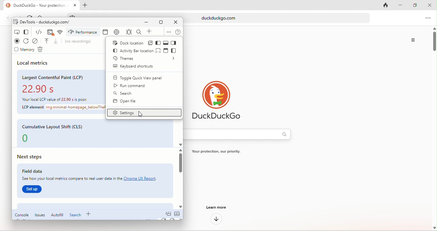 The image size is (437, 231). What do you see at coordinates (17, 32) in the screenshot?
I see `inspect` at bounding box center [17, 32].